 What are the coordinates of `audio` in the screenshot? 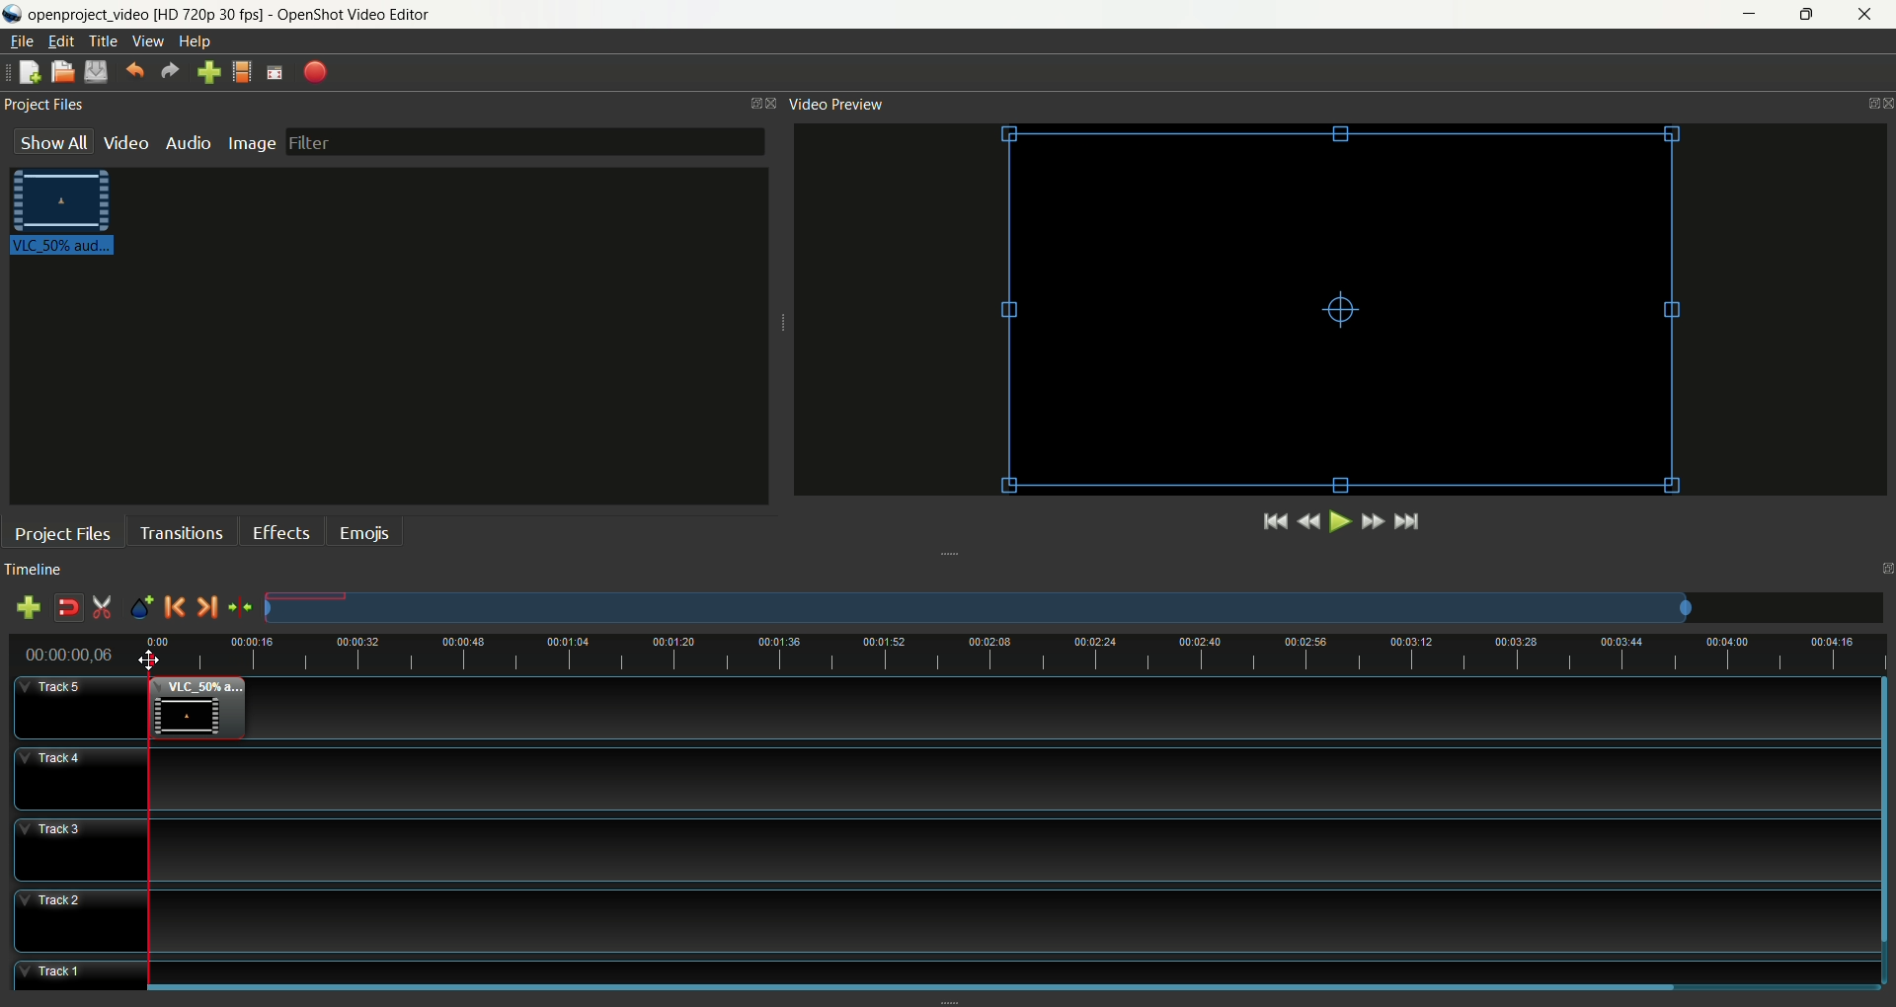 It's located at (188, 141).